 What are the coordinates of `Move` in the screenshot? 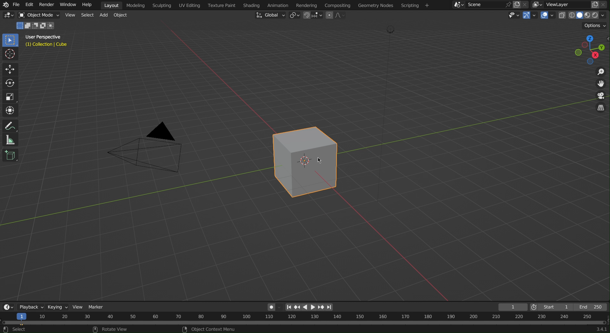 It's located at (10, 70).